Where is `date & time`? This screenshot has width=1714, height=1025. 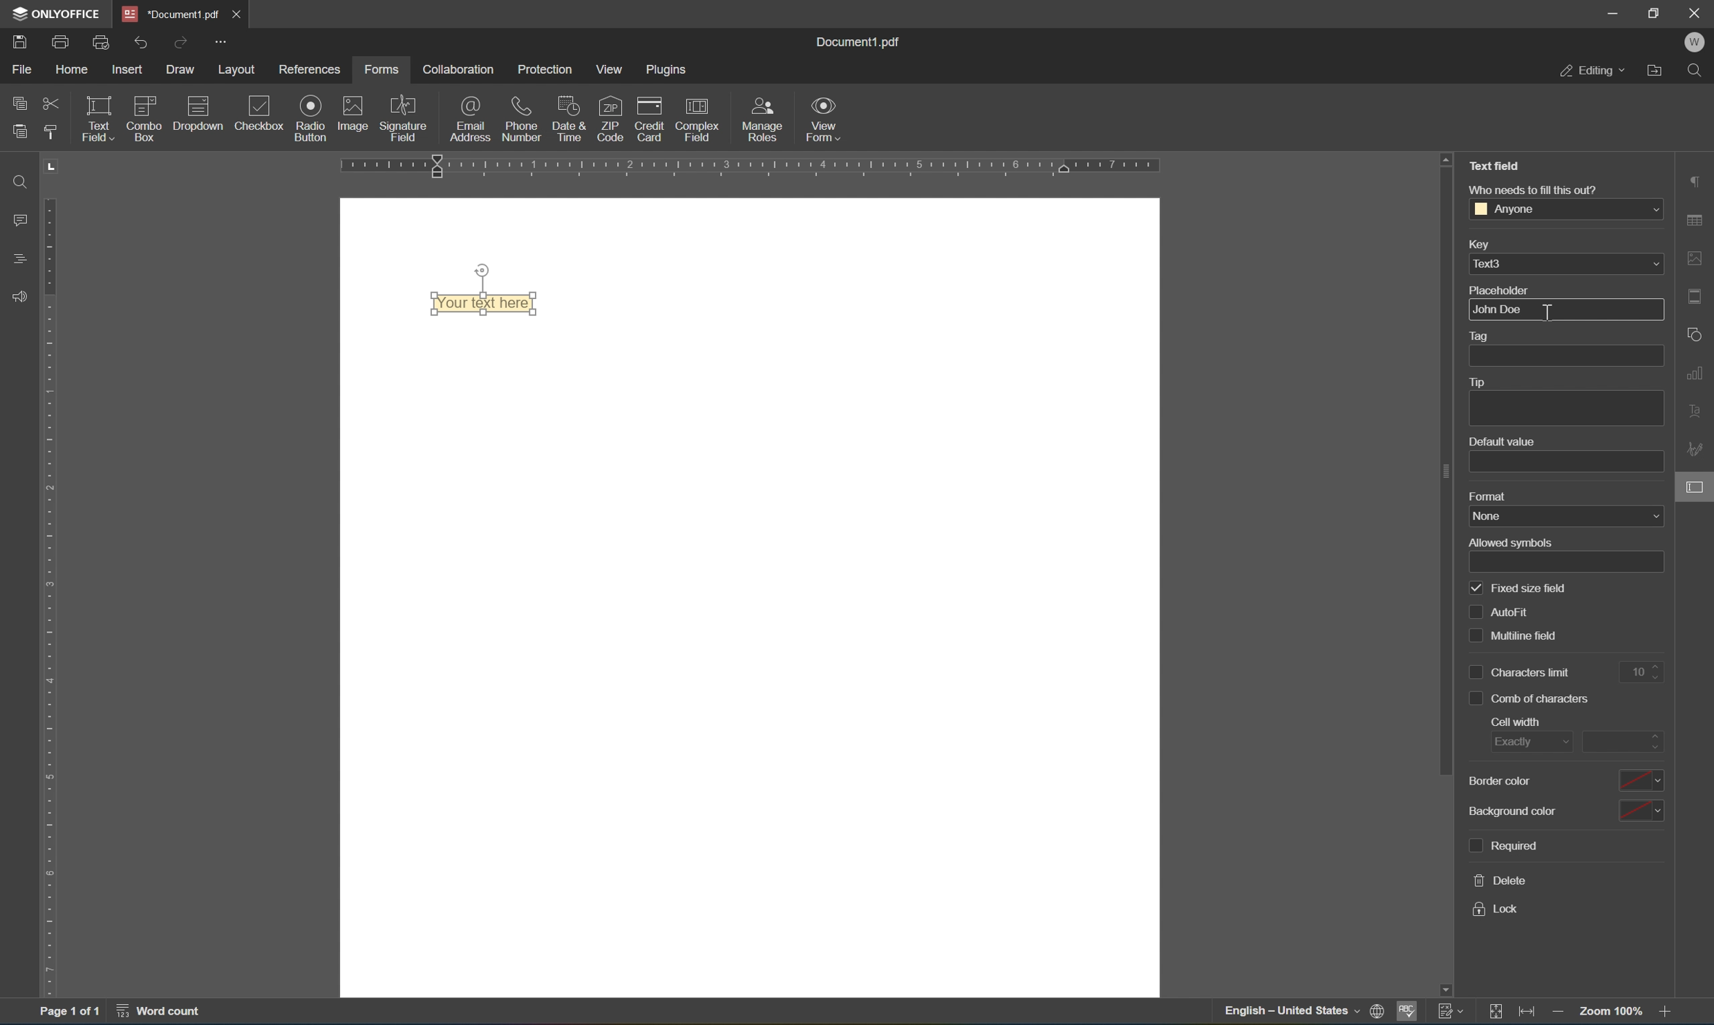
date & time is located at coordinates (567, 117).